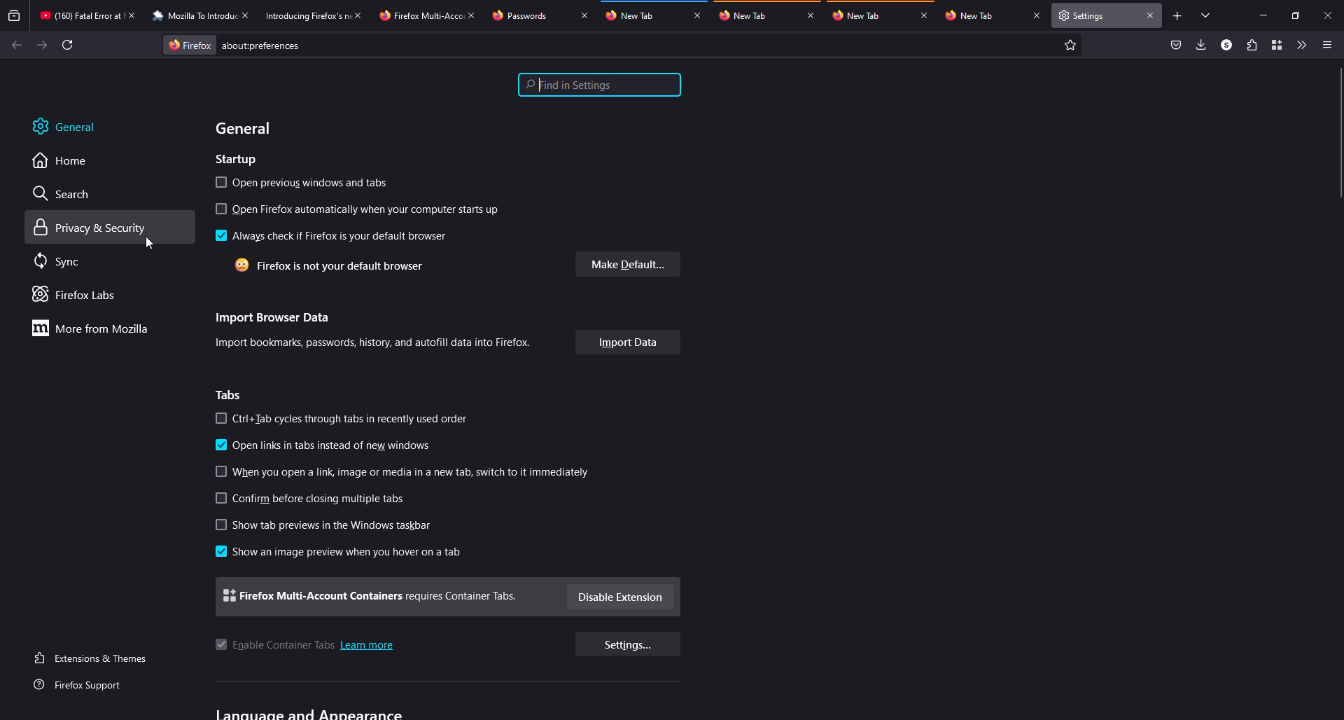 The height and width of the screenshot is (720, 1344). What do you see at coordinates (354, 419) in the screenshot?
I see `ctrl+tab cycles` at bounding box center [354, 419].